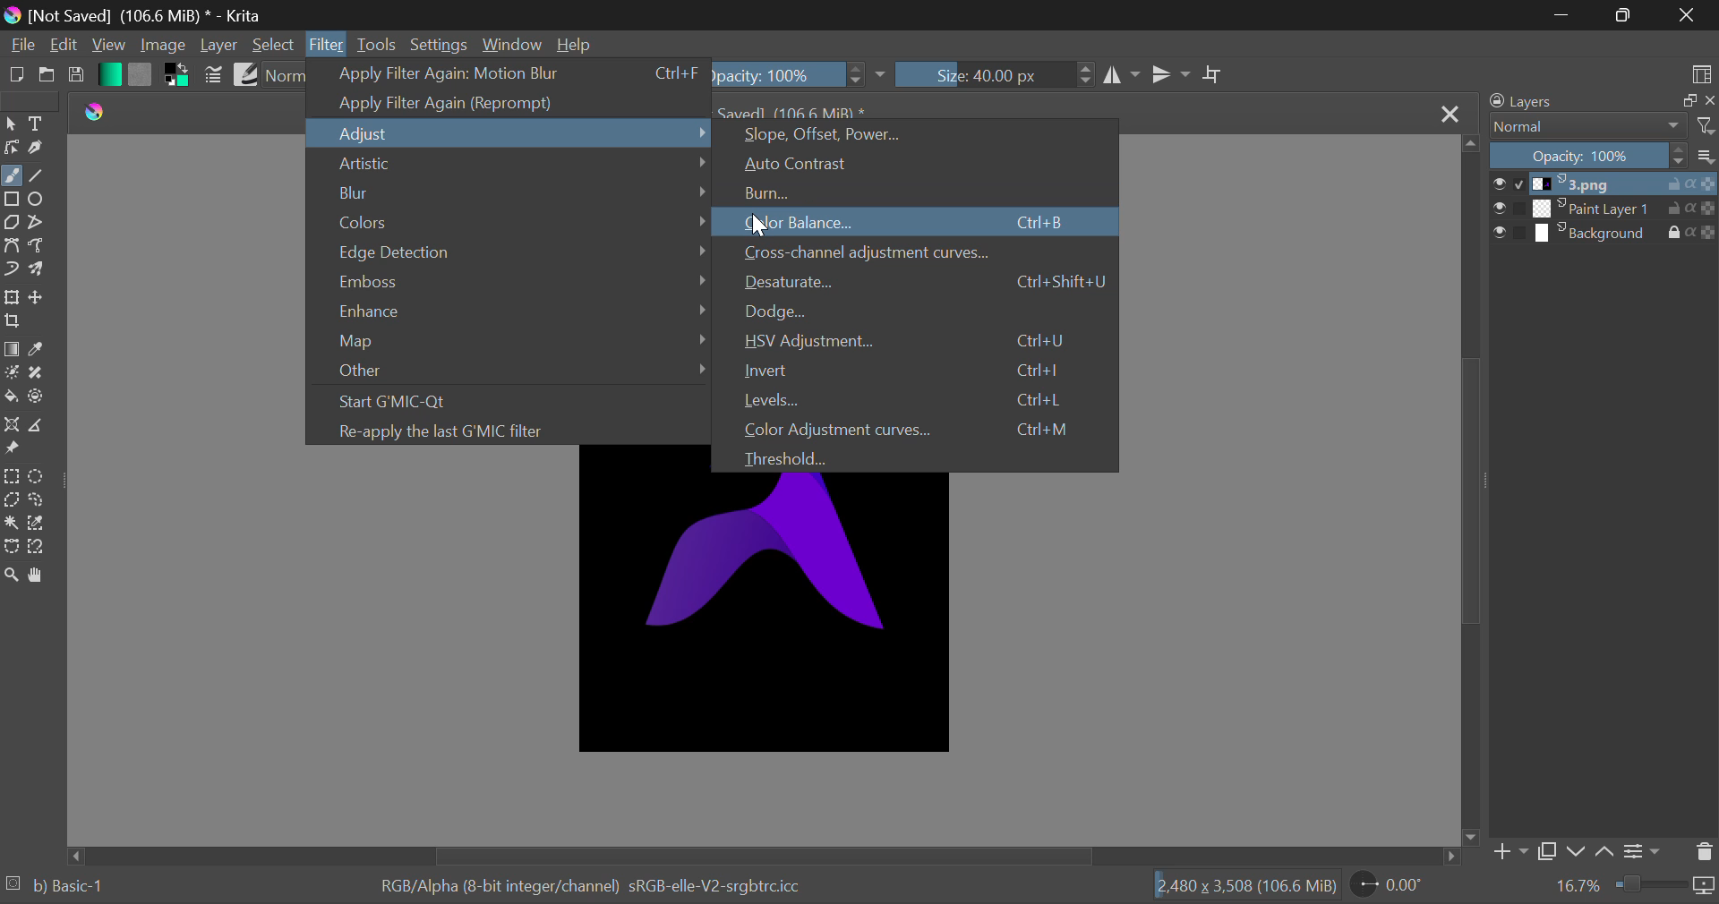 The height and width of the screenshot is (904, 1719). Describe the element at coordinates (41, 247) in the screenshot. I see `Freehand Path Tool` at that location.